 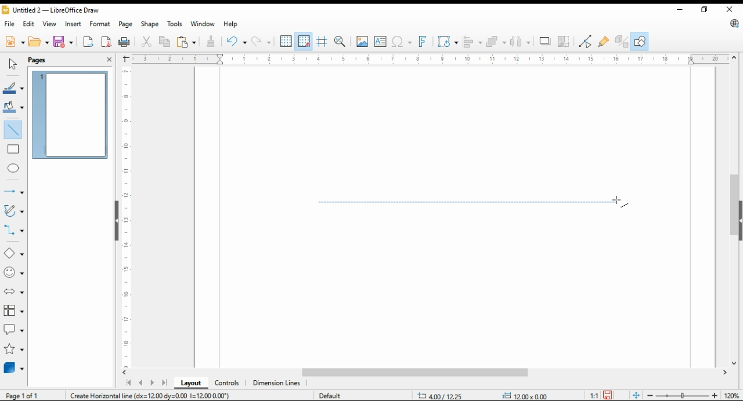 I want to click on align objects, so click(x=470, y=41).